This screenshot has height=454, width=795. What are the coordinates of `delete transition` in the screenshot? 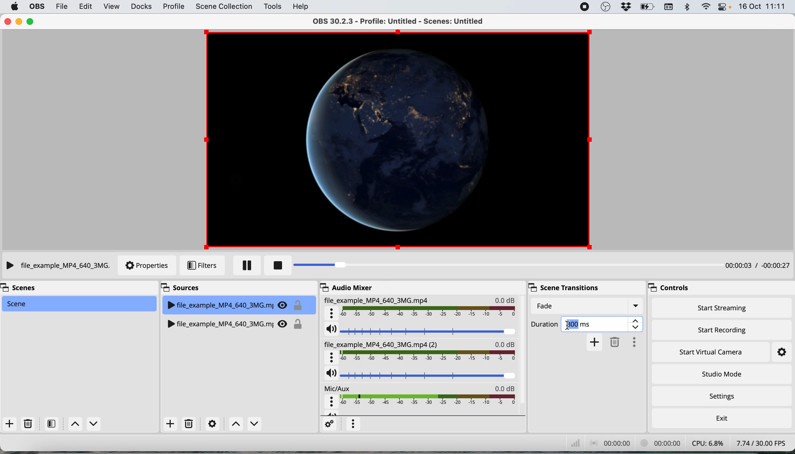 It's located at (614, 343).